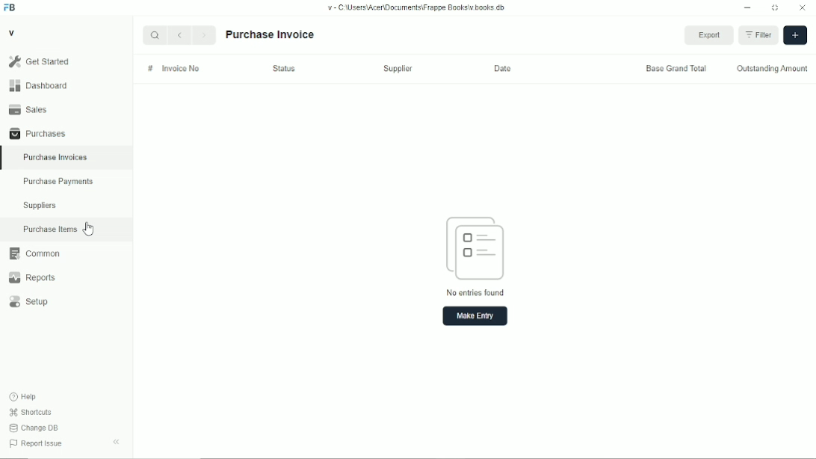 Image resolution: width=816 pixels, height=459 pixels. Describe the element at coordinates (150, 69) in the screenshot. I see `#` at that location.